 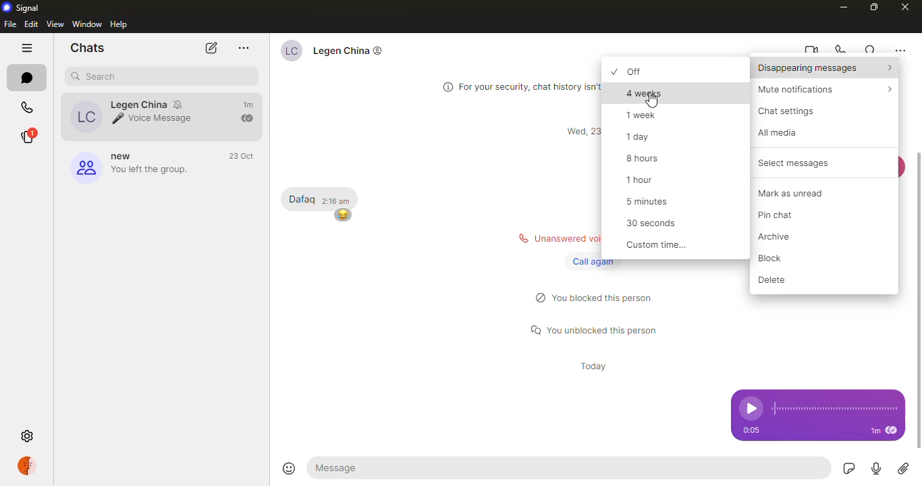 What do you see at coordinates (29, 76) in the screenshot?
I see `chats` at bounding box center [29, 76].